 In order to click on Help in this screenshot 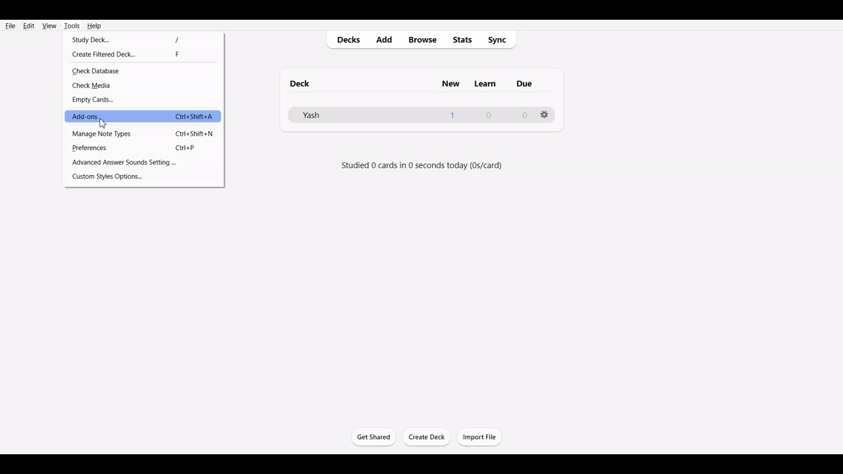, I will do `click(94, 26)`.